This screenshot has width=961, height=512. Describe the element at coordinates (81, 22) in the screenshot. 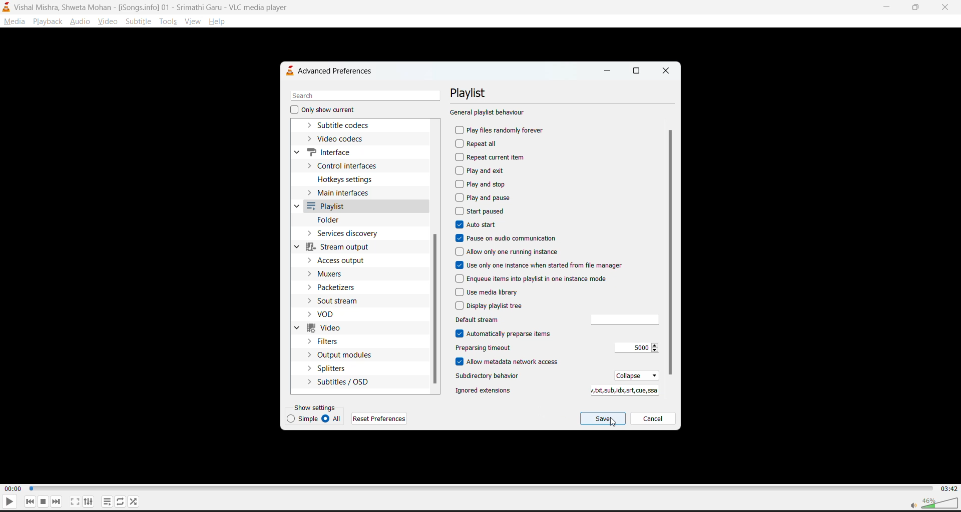

I see `audio` at that location.